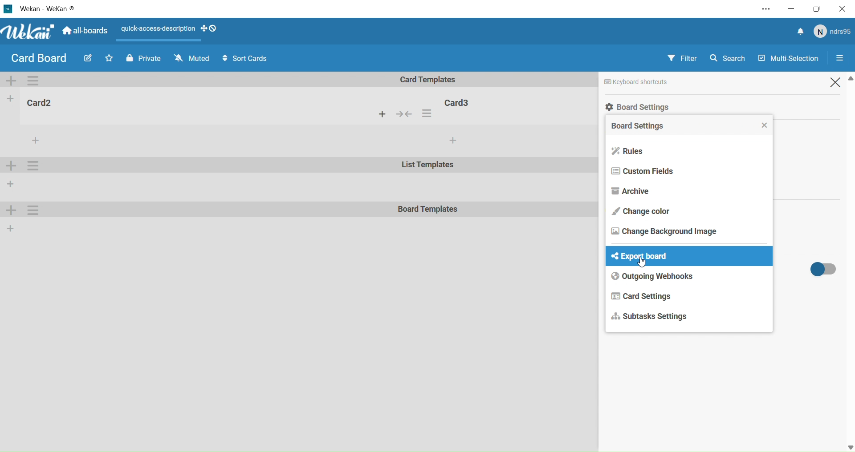  I want to click on Card board, so click(38, 58).